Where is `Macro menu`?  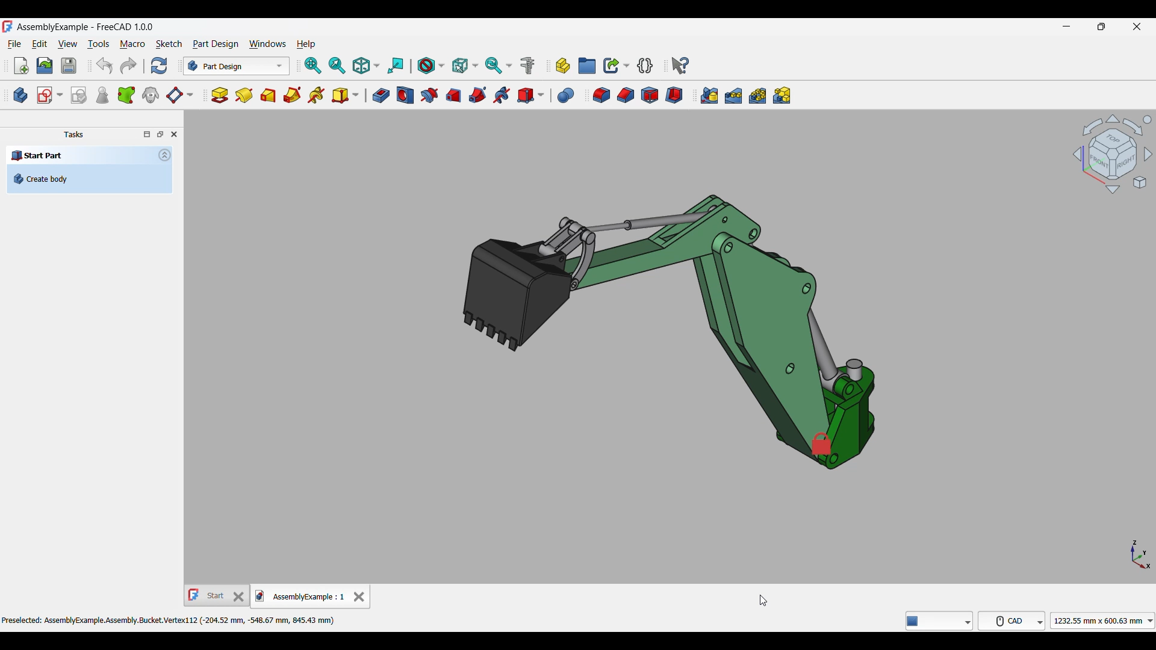 Macro menu is located at coordinates (132, 45).